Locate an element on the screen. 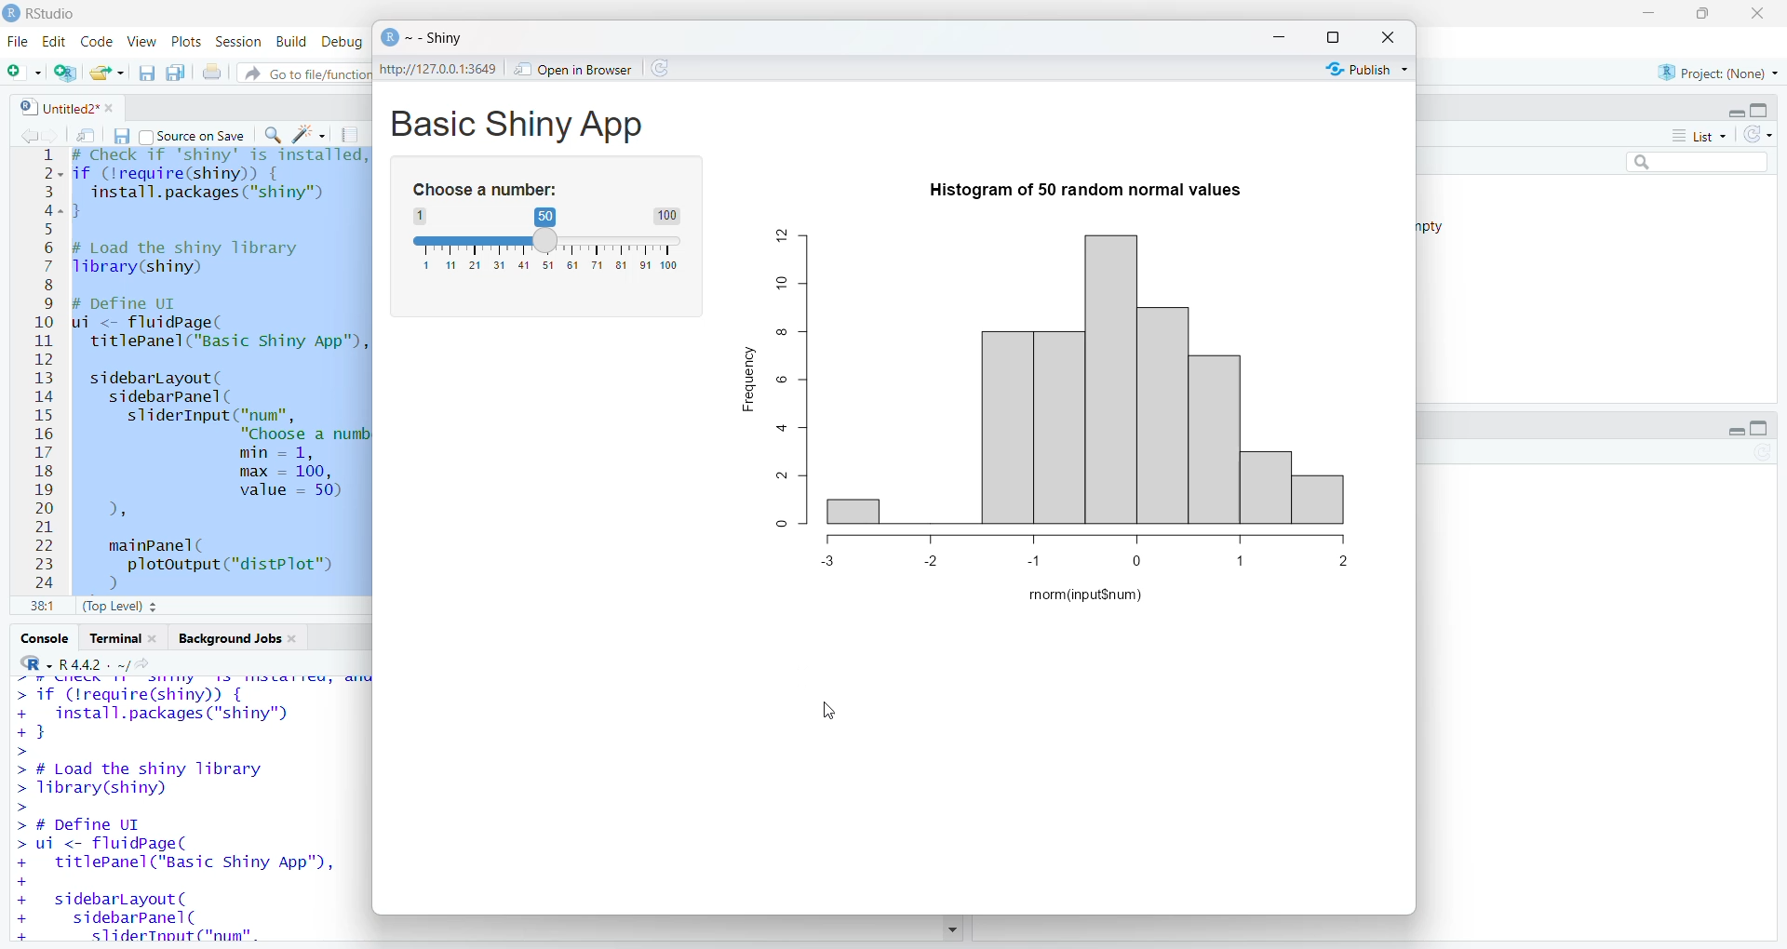 Image resolution: width=1787 pixels, height=949 pixels. 100 is located at coordinates (666, 216).